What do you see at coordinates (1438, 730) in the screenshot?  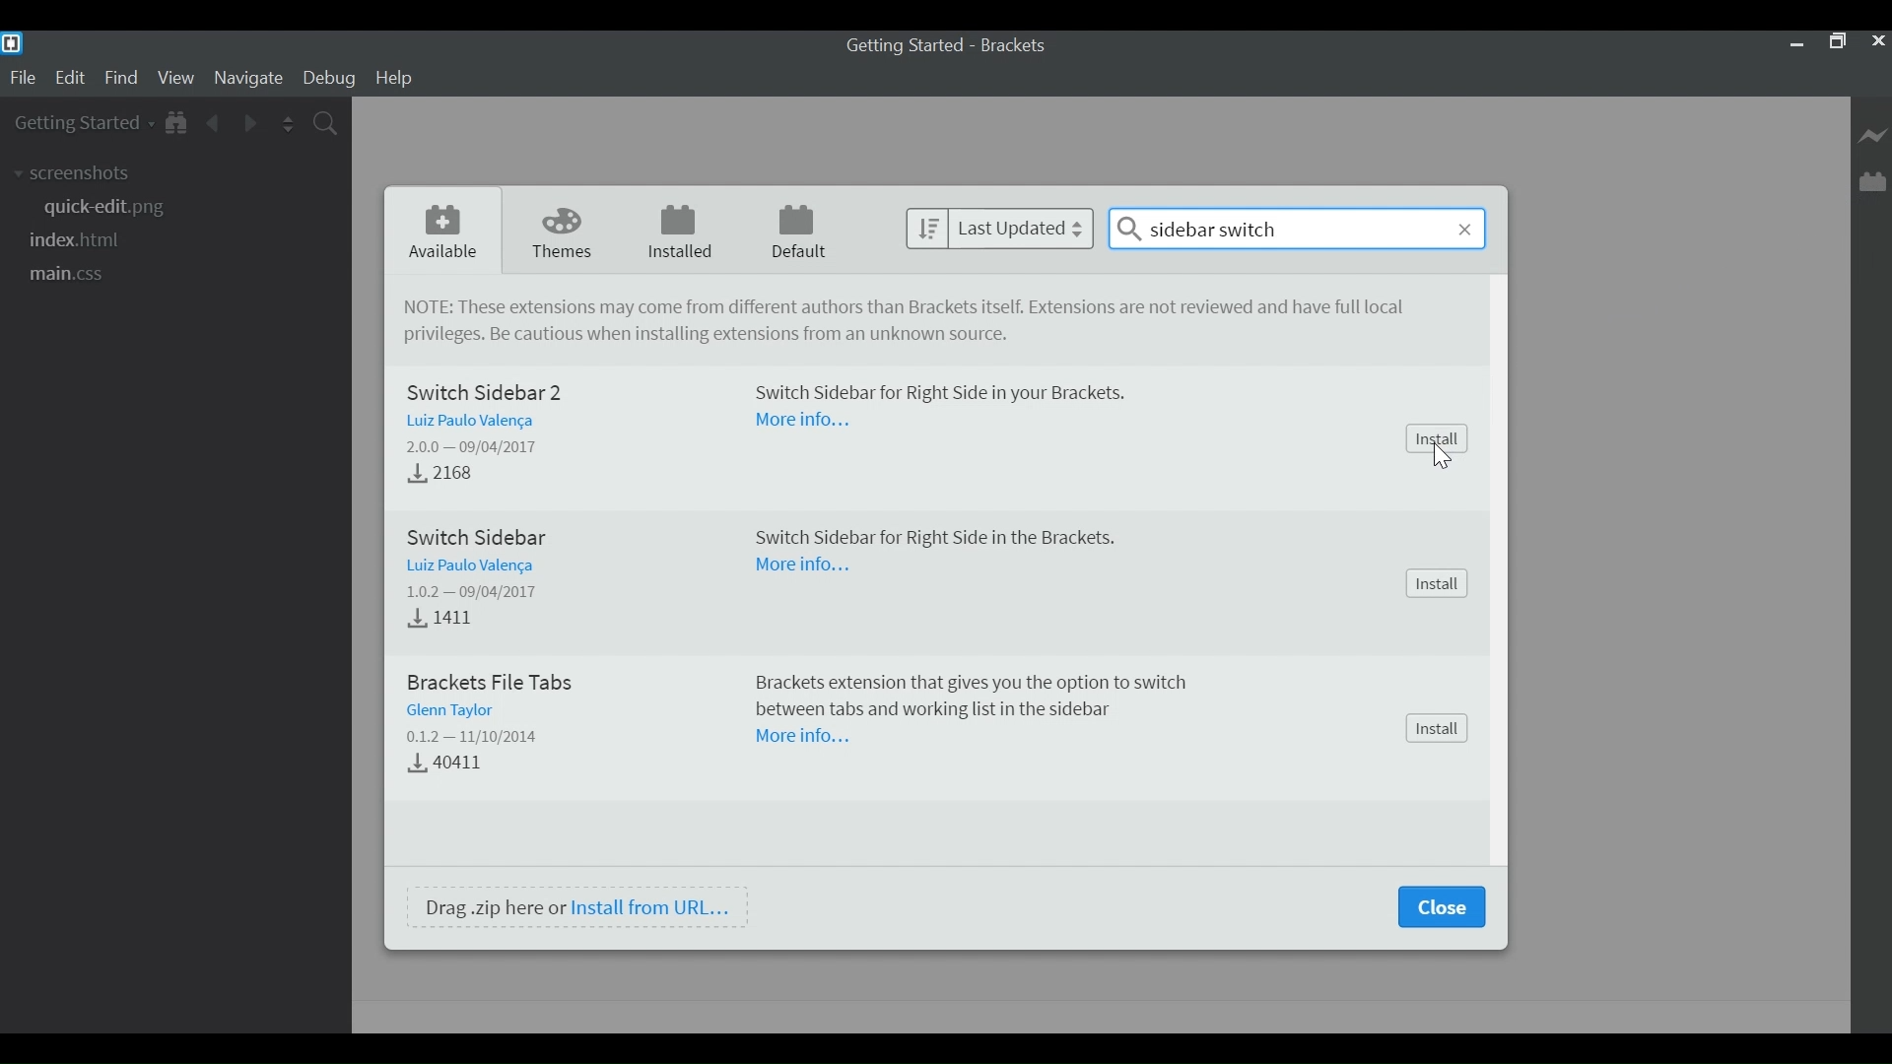 I see `Install` at bounding box center [1438, 730].